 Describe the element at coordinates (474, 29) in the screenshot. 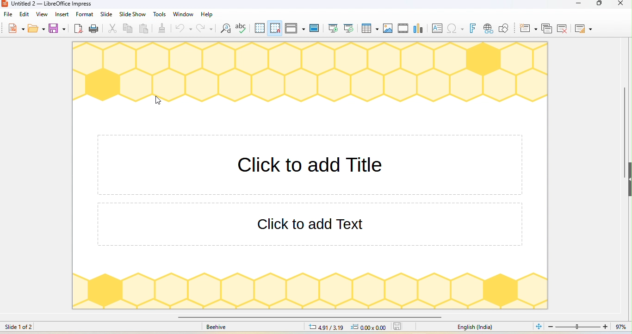

I see `fontwork text` at that location.